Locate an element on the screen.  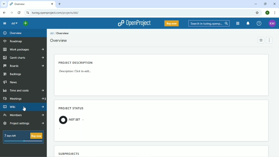
Project settings is located at coordinates (22, 123).